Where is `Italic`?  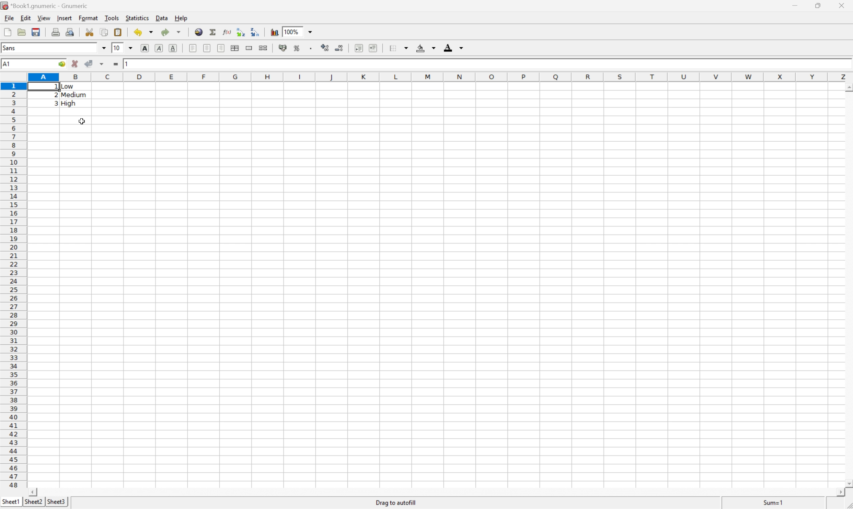
Italic is located at coordinates (160, 49).